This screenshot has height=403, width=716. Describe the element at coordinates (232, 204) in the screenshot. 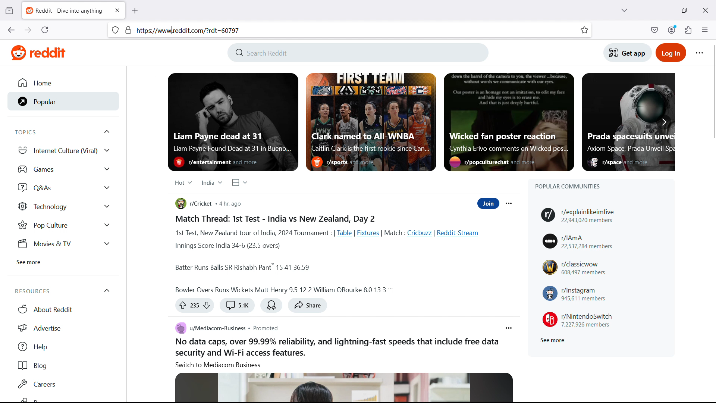

I see `Post publication time` at that location.